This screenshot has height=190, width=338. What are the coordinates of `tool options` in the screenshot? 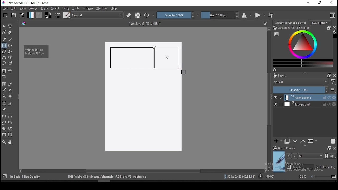 It's located at (321, 23).